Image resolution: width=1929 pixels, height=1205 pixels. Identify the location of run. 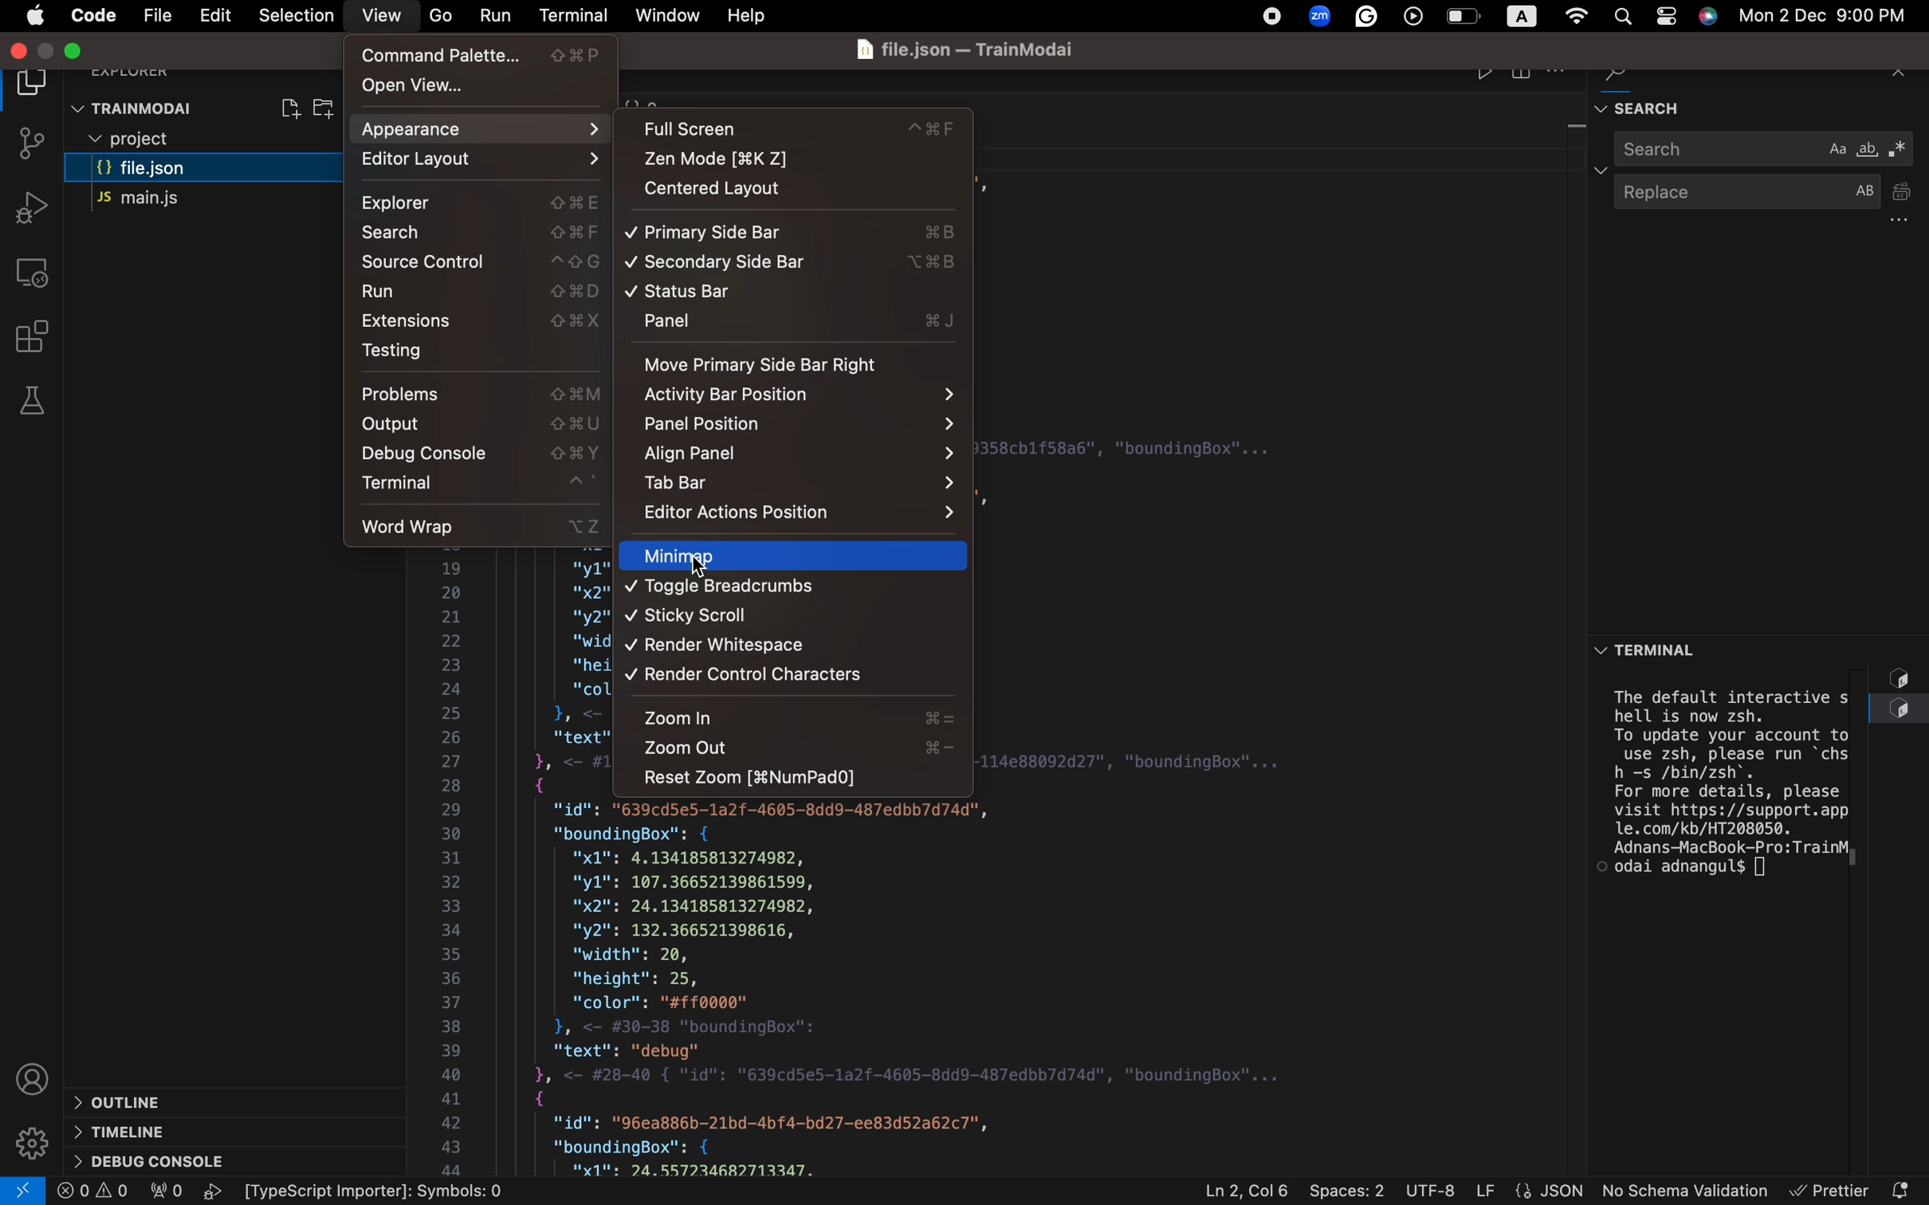
(477, 291).